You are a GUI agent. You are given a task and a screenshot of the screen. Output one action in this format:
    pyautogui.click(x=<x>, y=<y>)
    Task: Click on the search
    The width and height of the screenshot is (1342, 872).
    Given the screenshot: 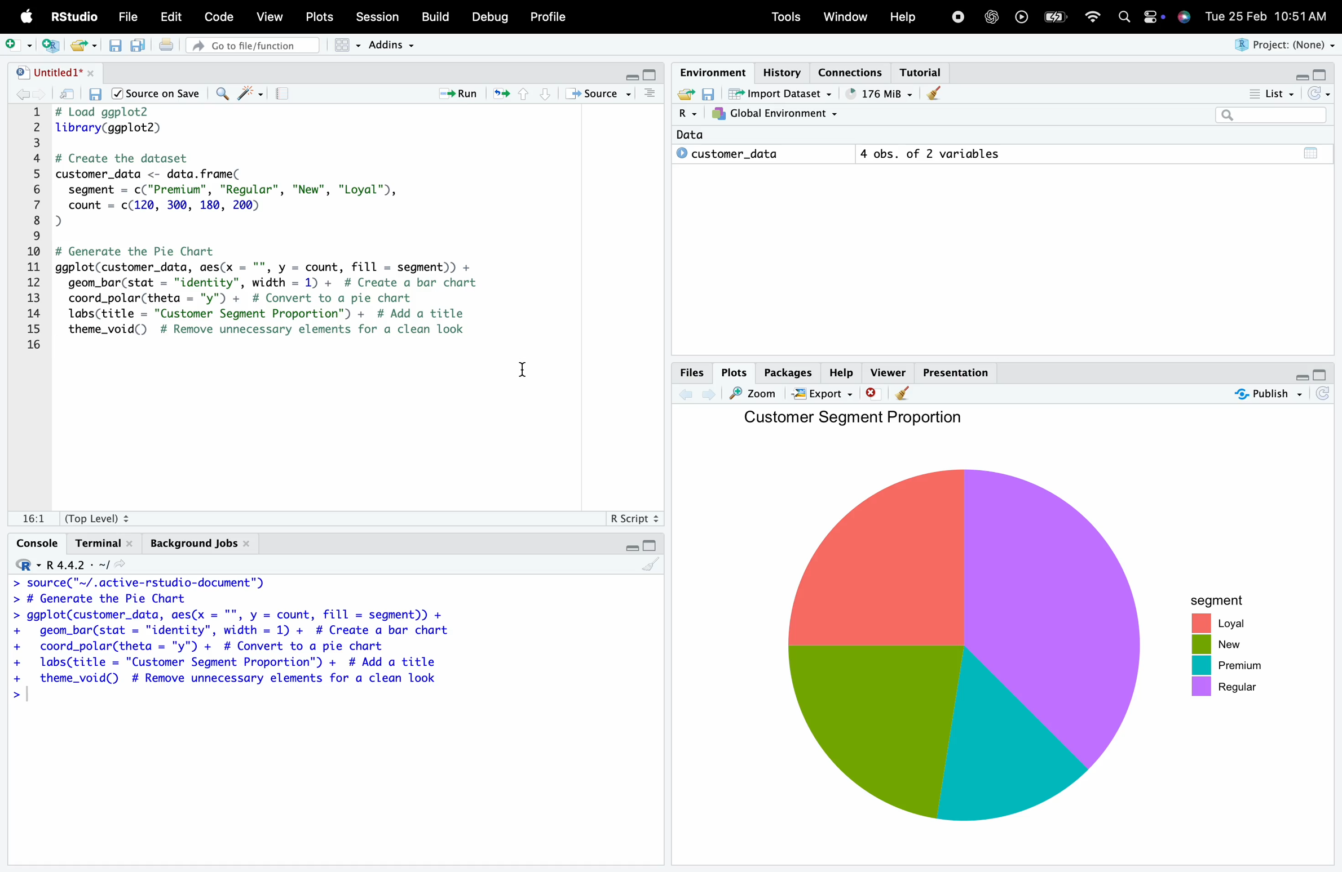 What is the action you would take?
    pyautogui.click(x=1269, y=116)
    